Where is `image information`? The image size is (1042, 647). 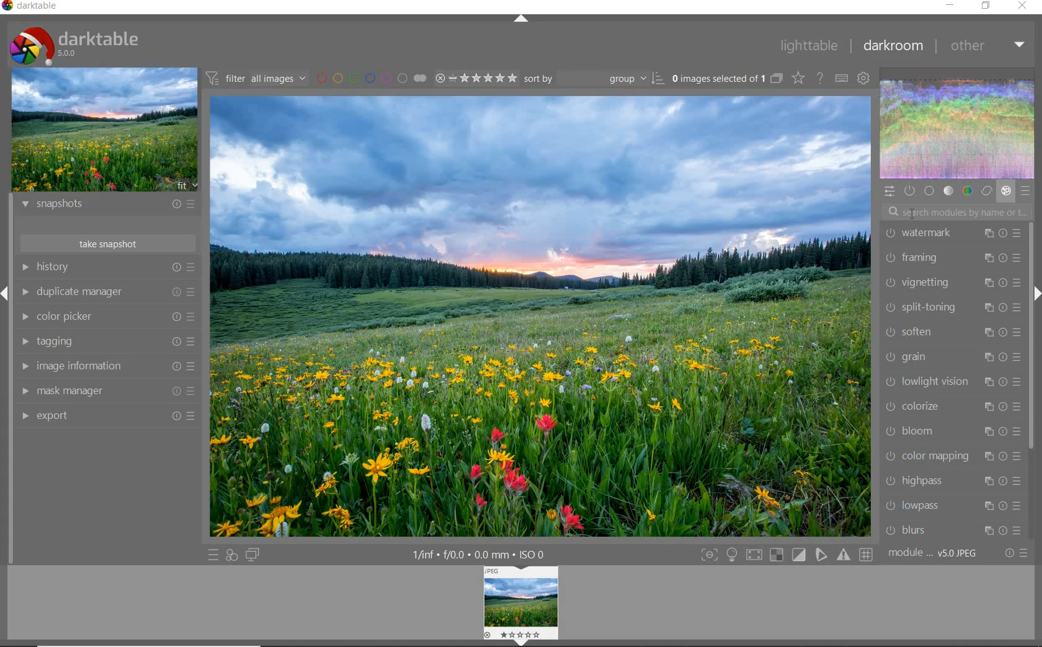 image information is located at coordinates (107, 366).